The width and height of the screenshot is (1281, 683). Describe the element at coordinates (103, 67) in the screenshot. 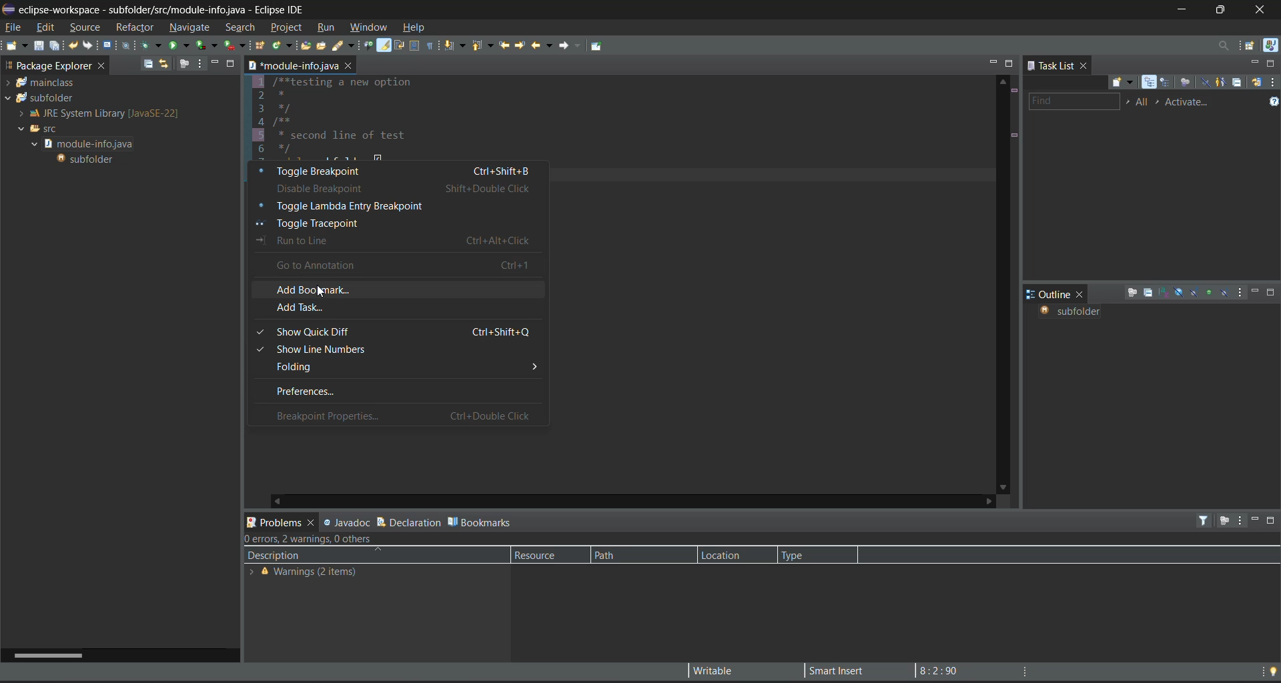

I see `close` at that location.